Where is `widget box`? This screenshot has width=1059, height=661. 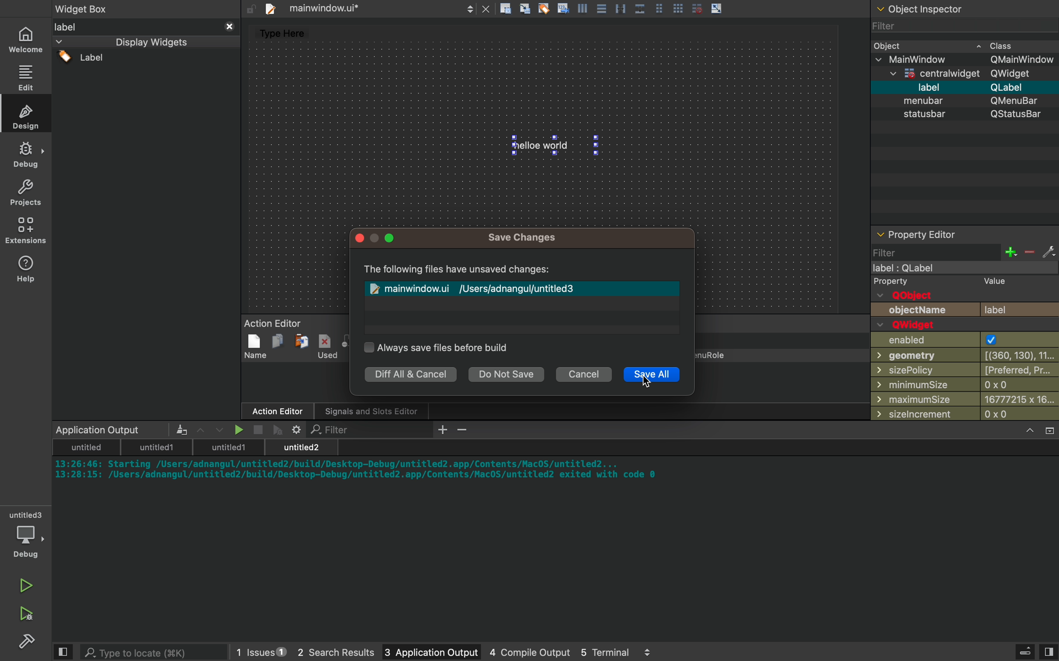
widget box is located at coordinates (95, 8).